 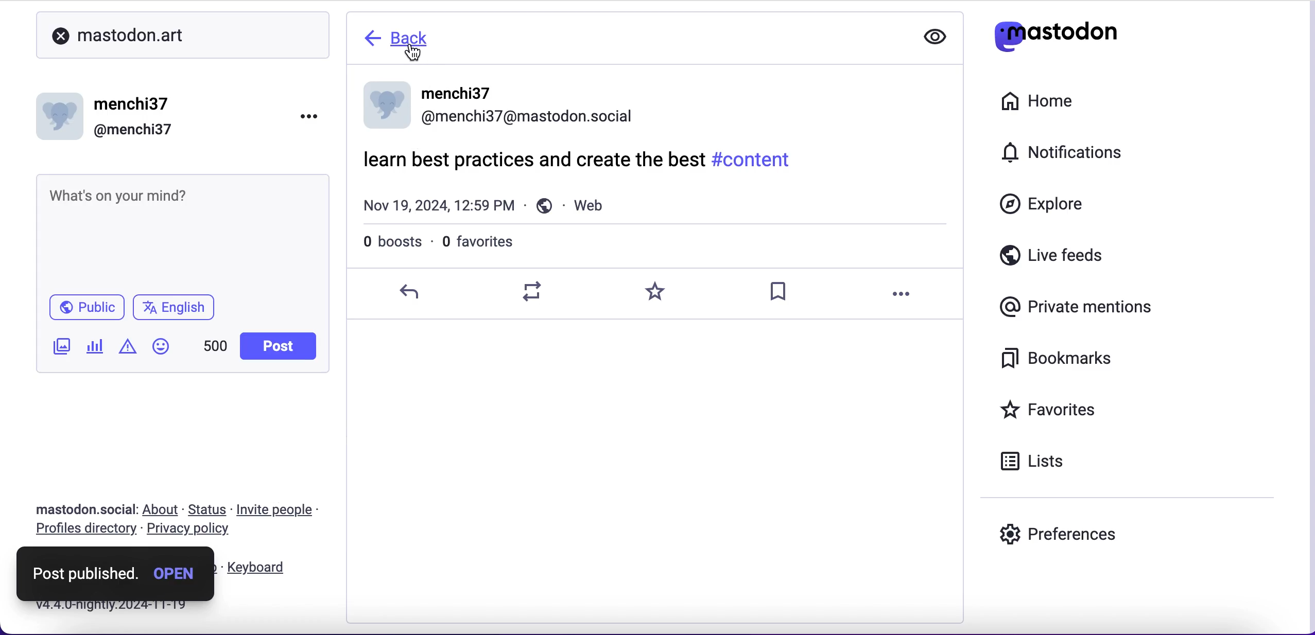 What do you see at coordinates (1050, 102) in the screenshot?
I see `home` at bounding box center [1050, 102].